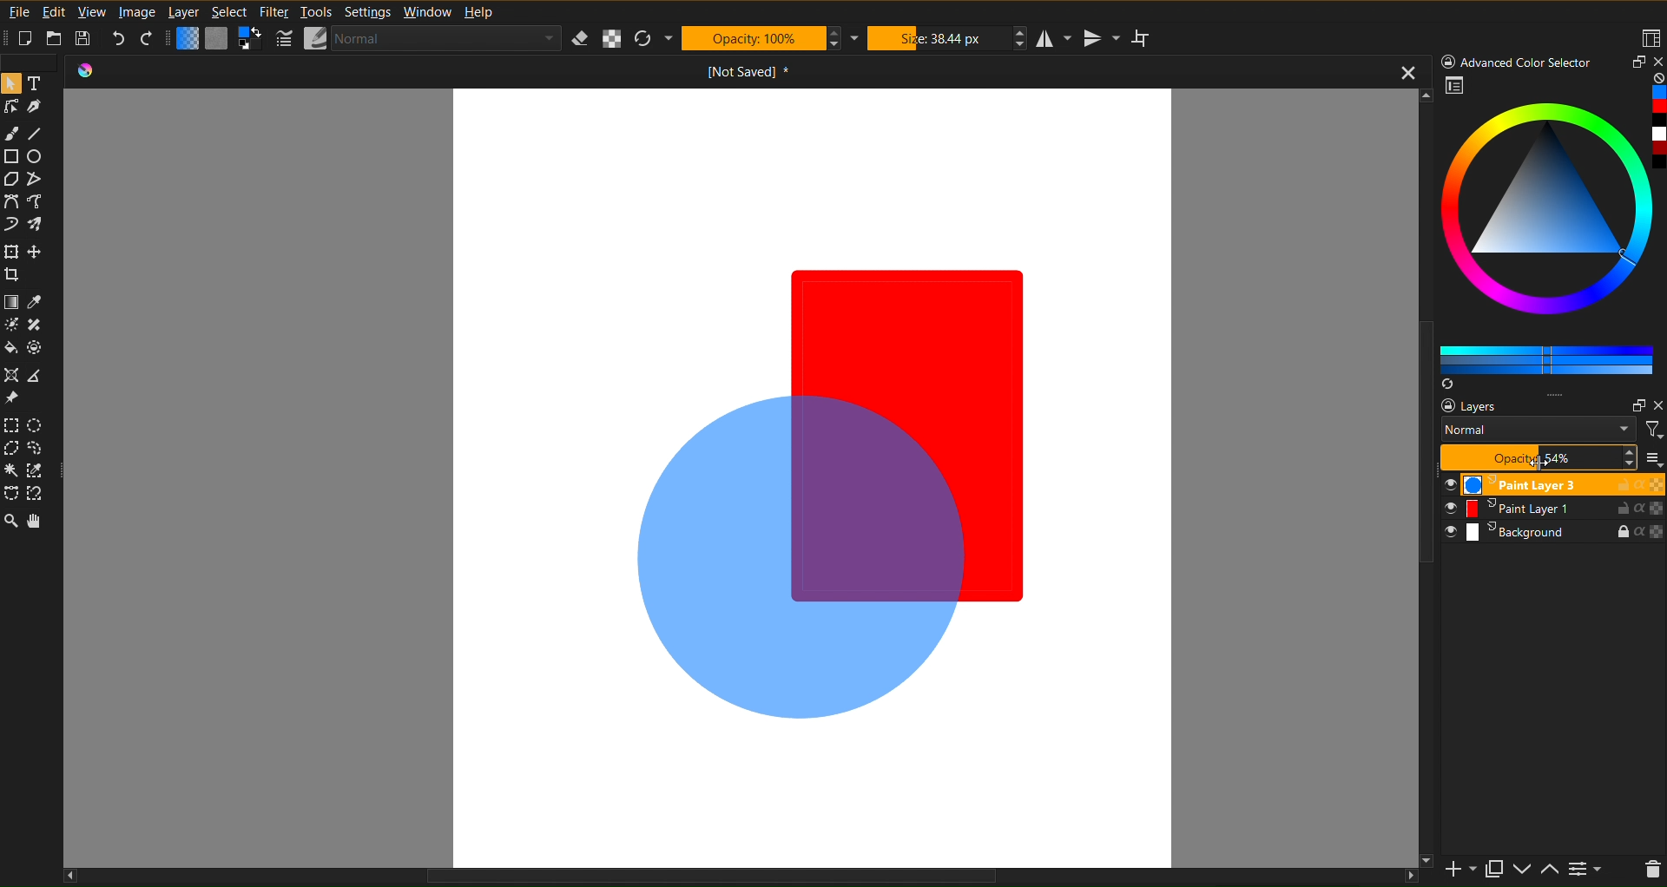 The height and width of the screenshot is (887, 1667). Describe the element at coordinates (802, 560) in the screenshot. I see `Transparent` at that location.